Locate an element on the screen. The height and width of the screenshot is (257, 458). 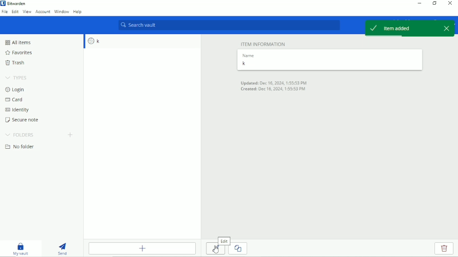
No folder is located at coordinates (21, 146).